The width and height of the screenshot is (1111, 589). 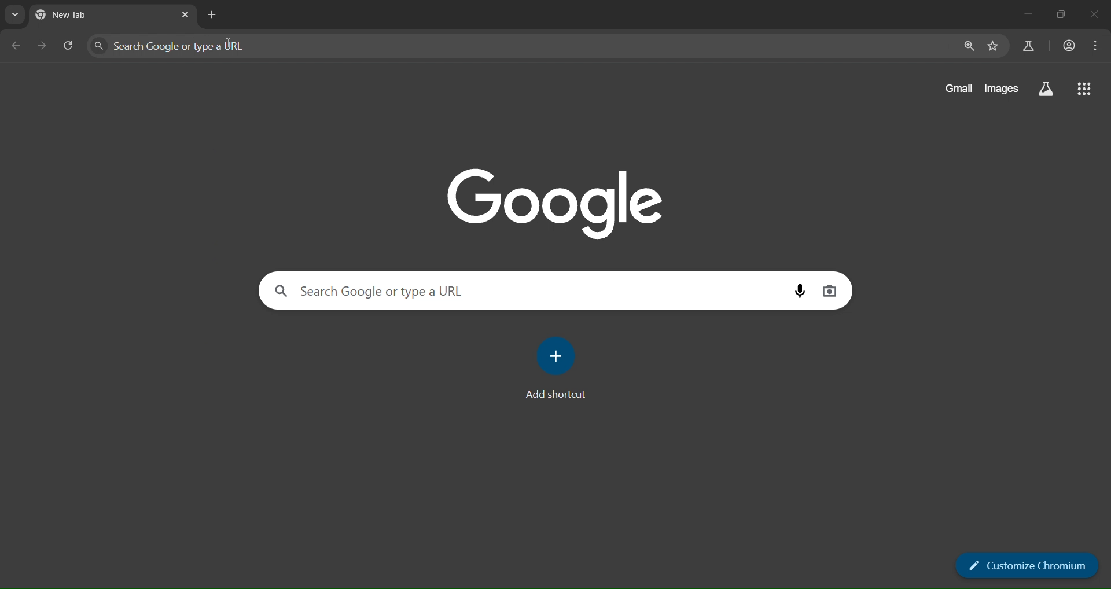 I want to click on close, so click(x=1096, y=13).